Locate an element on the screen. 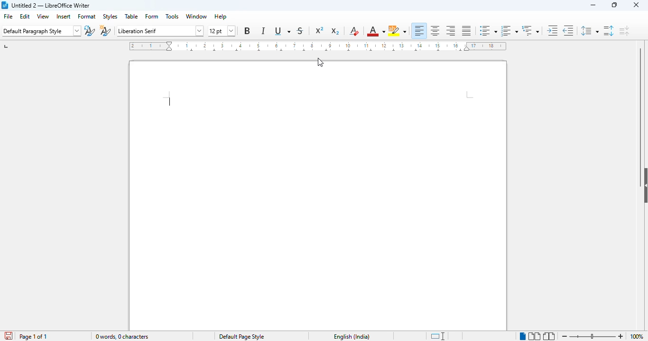 The image size is (648, 341). font color is located at coordinates (376, 31).